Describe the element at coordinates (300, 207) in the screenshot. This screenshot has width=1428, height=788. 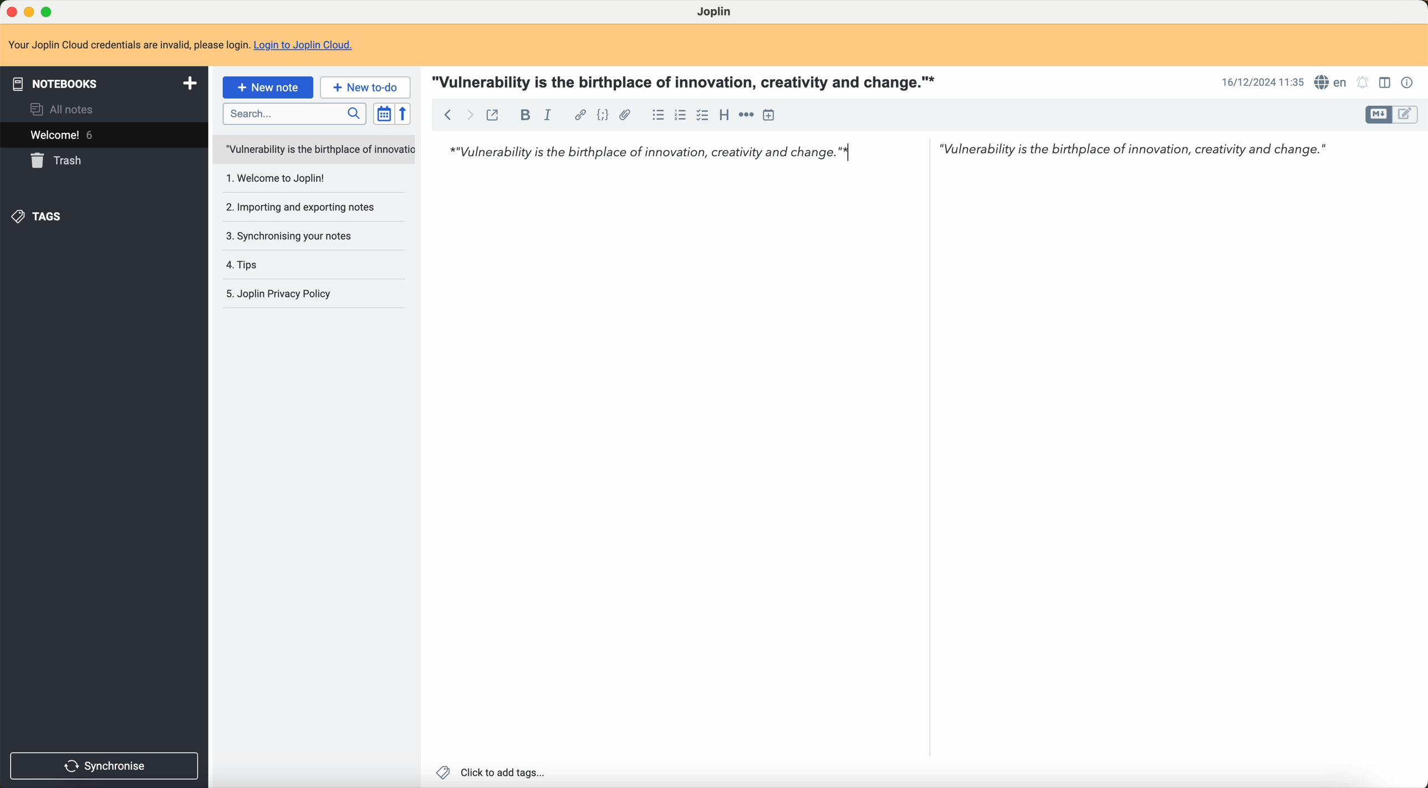
I see `2.importing and exporting notes` at that location.